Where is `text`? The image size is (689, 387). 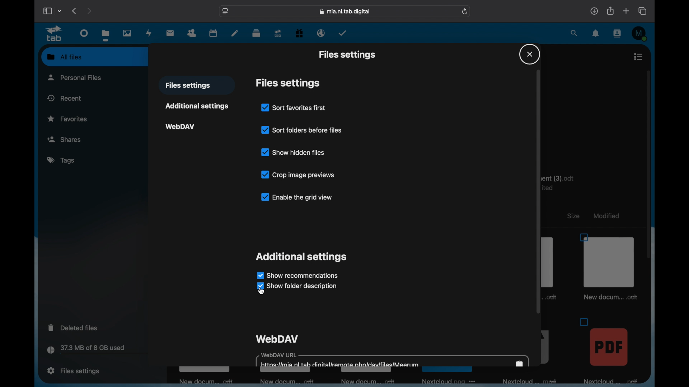 text is located at coordinates (562, 182).